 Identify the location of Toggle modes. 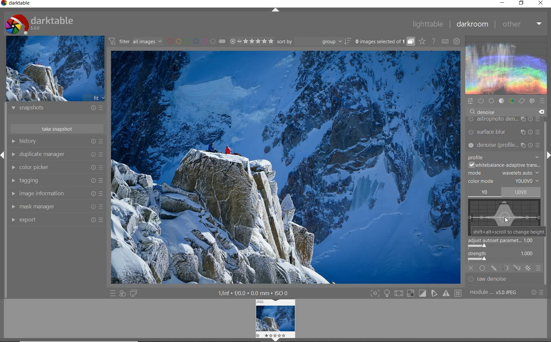
(416, 293).